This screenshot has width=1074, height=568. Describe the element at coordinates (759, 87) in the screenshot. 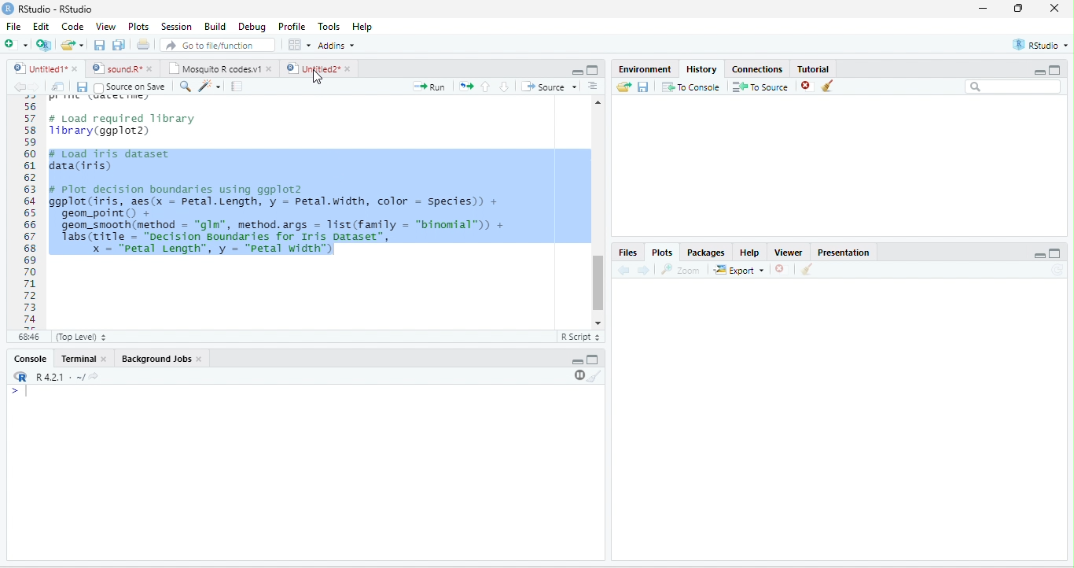

I see `To source` at that location.